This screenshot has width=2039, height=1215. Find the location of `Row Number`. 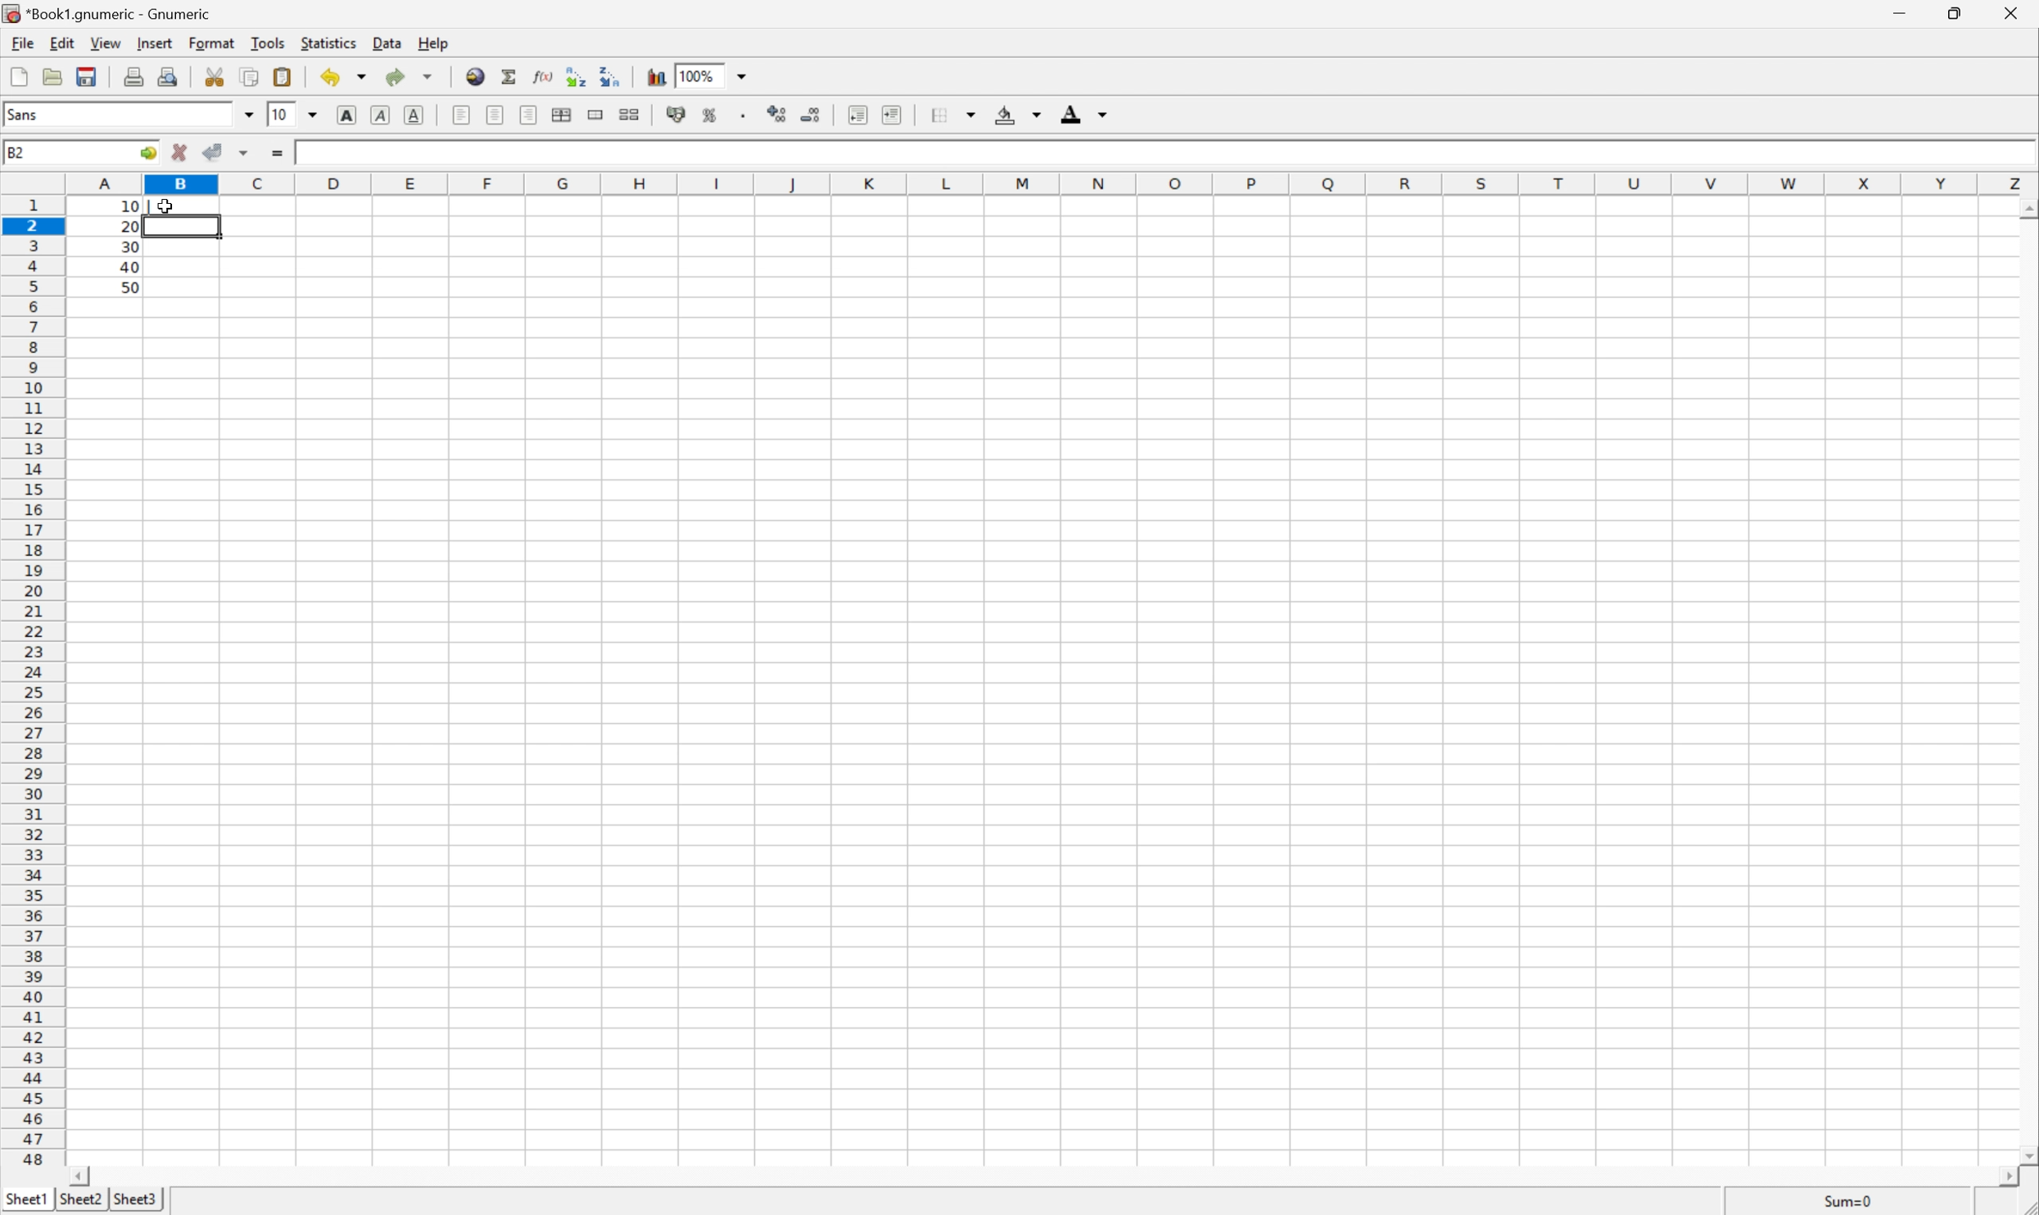

Row Number is located at coordinates (32, 683).